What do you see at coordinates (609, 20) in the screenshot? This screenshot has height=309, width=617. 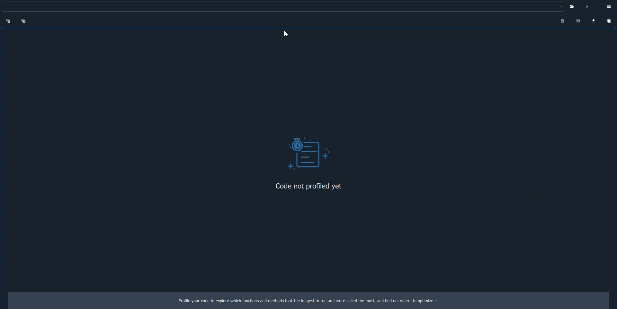 I see `Clear Comparison` at bounding box center [609, 20].